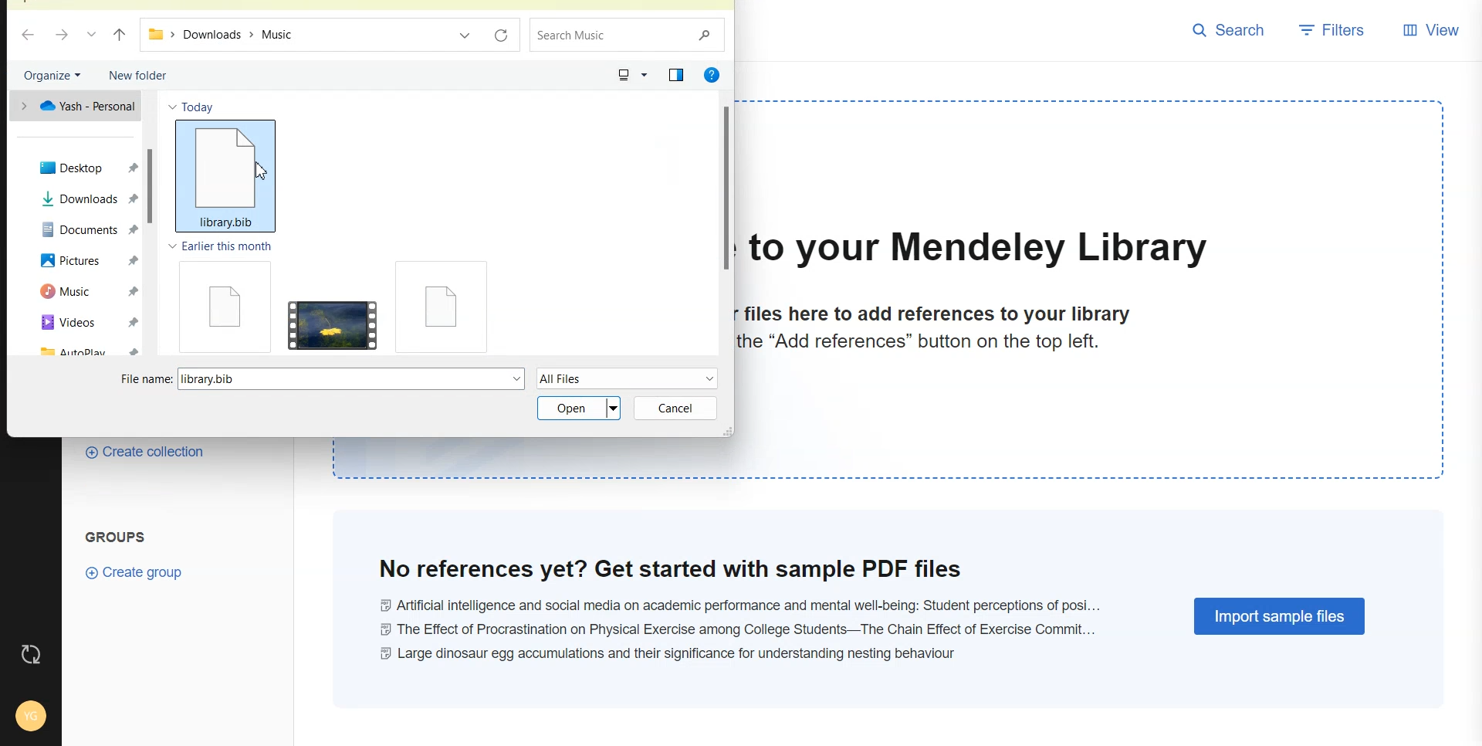 This screenshot has height=746, width=1482. I want to click on Downloads > Music, so click(224, 34).